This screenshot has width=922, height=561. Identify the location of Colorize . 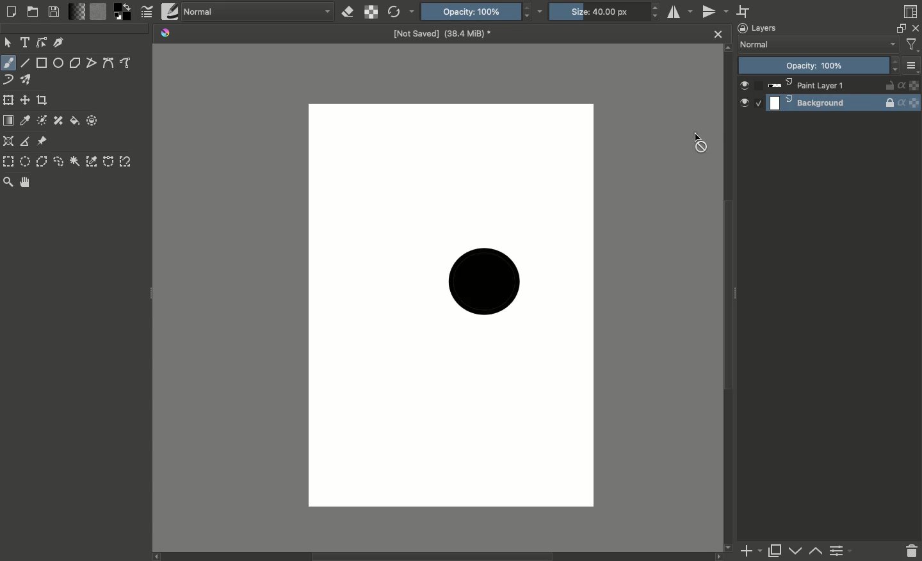
(44, 121).